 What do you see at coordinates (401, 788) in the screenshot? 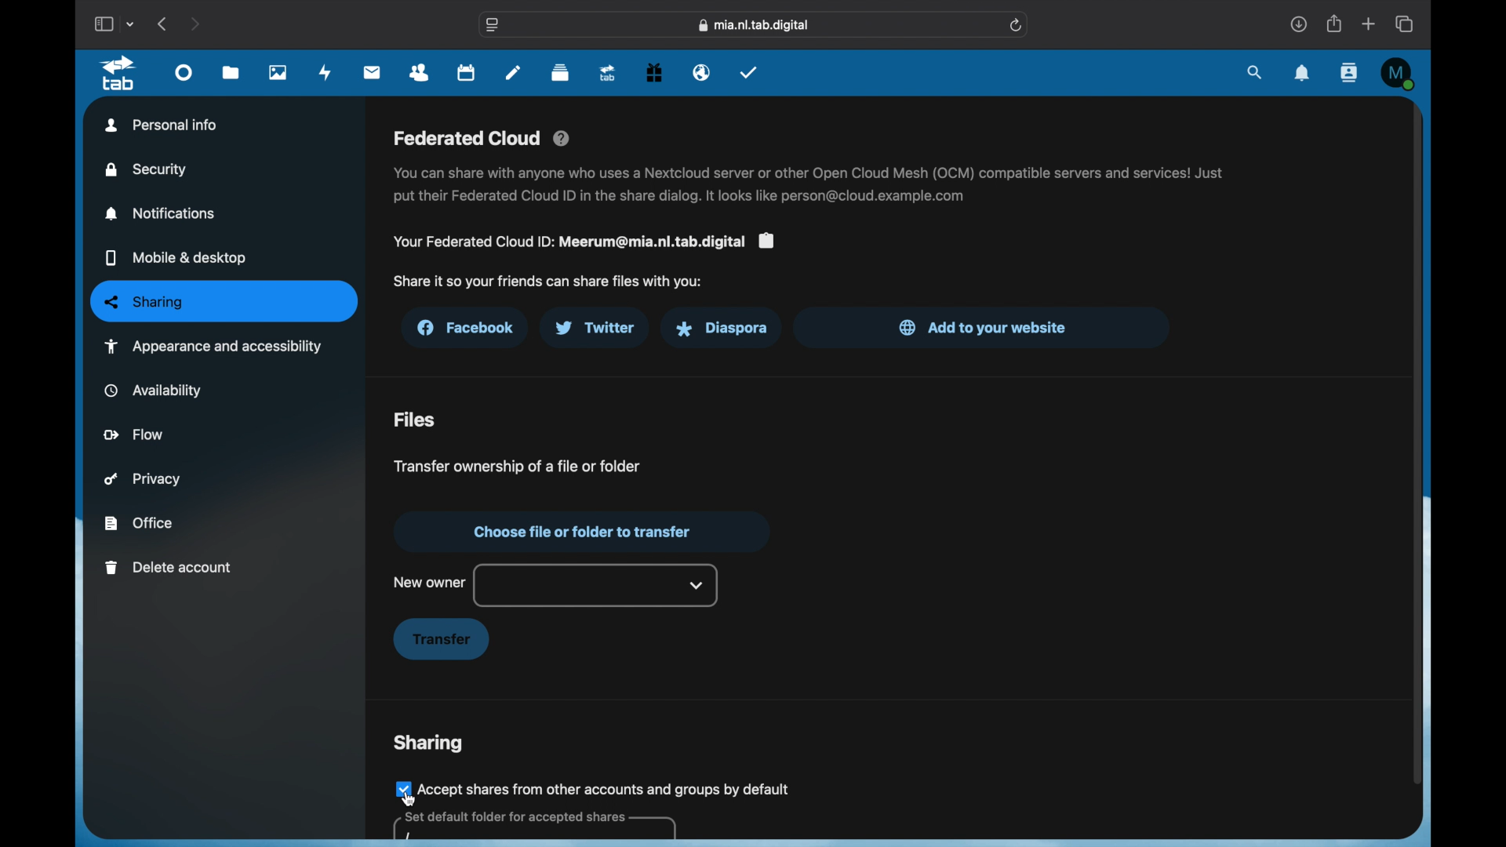
I see `Checked checkbox` at bounding box center [401, 788].